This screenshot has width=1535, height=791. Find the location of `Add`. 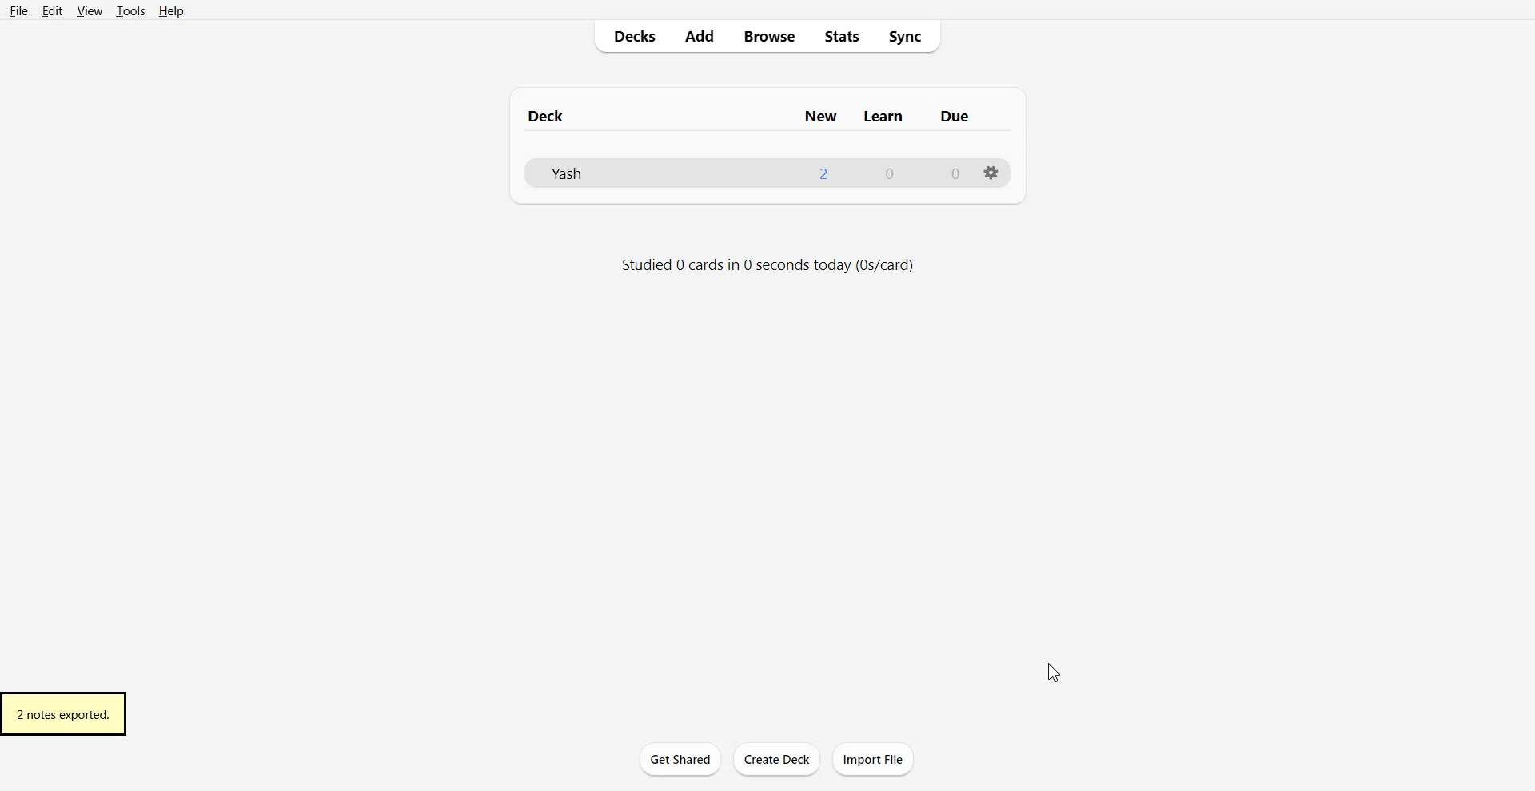

Add is located at coordinates (700, 37).